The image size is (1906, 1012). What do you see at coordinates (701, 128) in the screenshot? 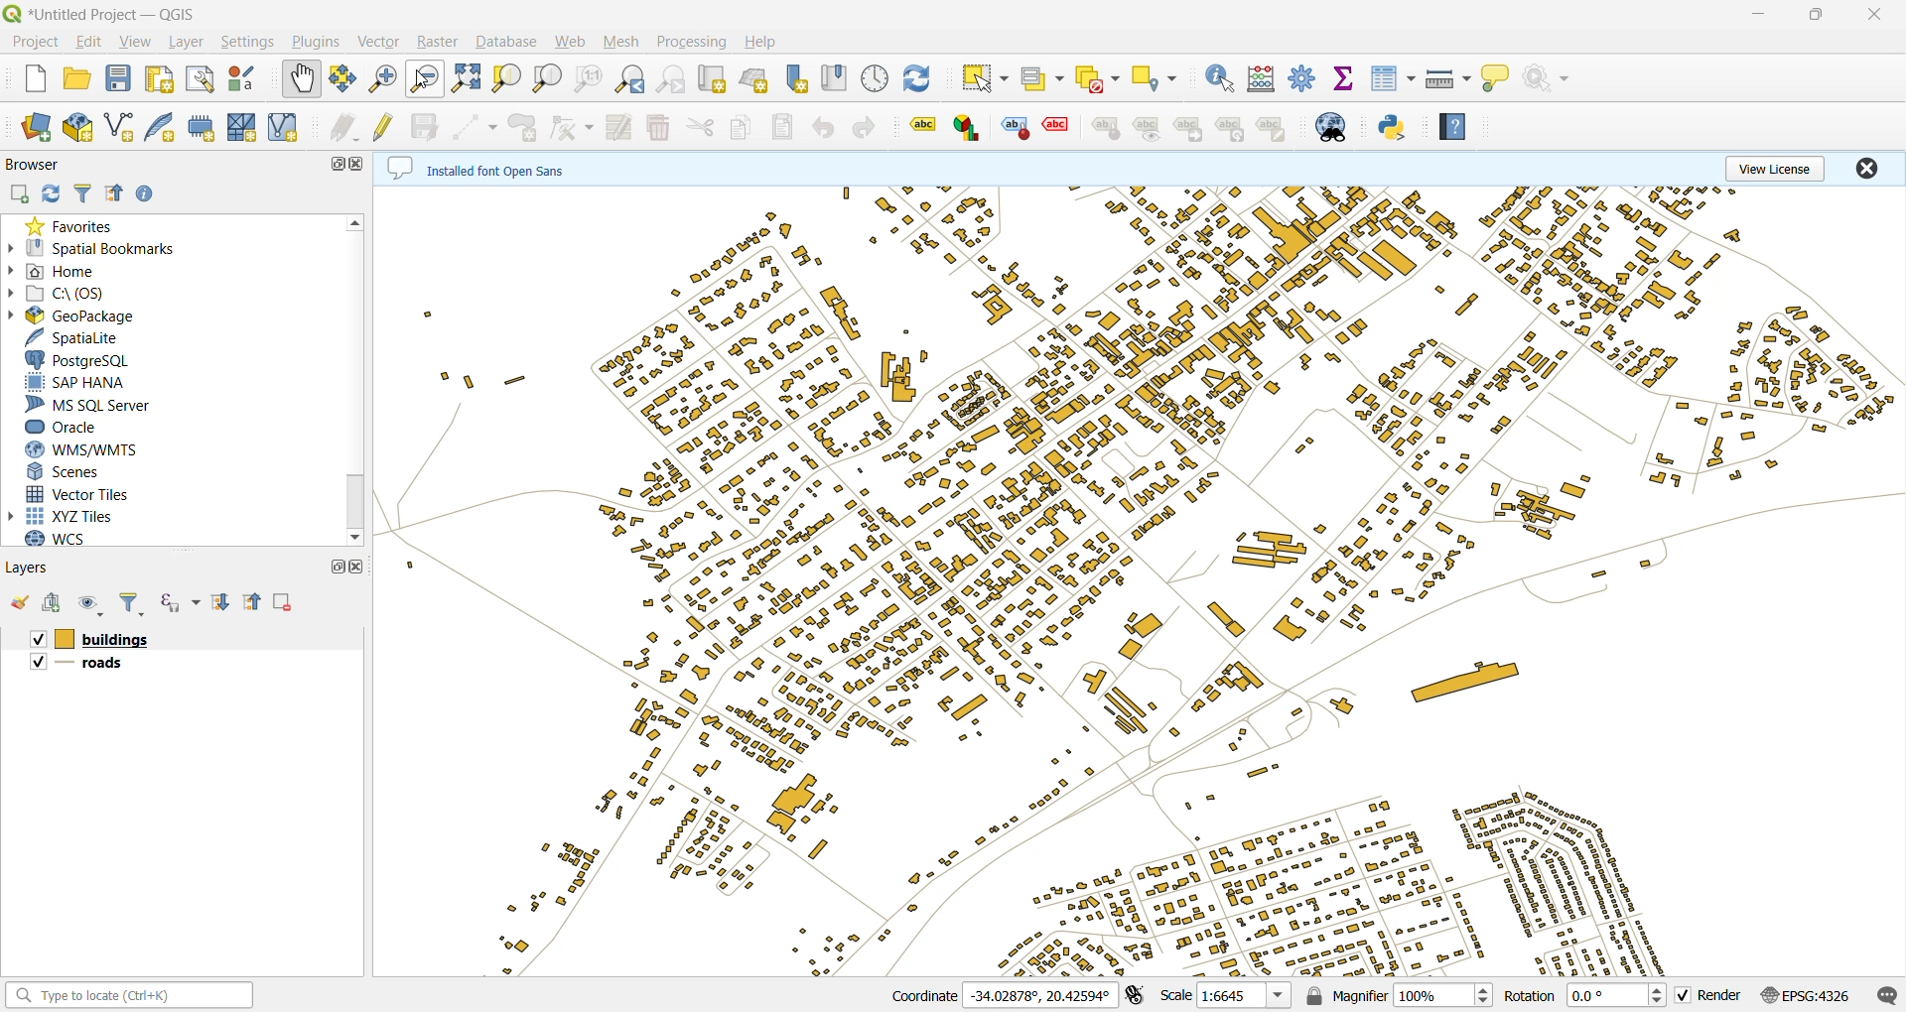
I see `cut` at bounding box center [701, 128].